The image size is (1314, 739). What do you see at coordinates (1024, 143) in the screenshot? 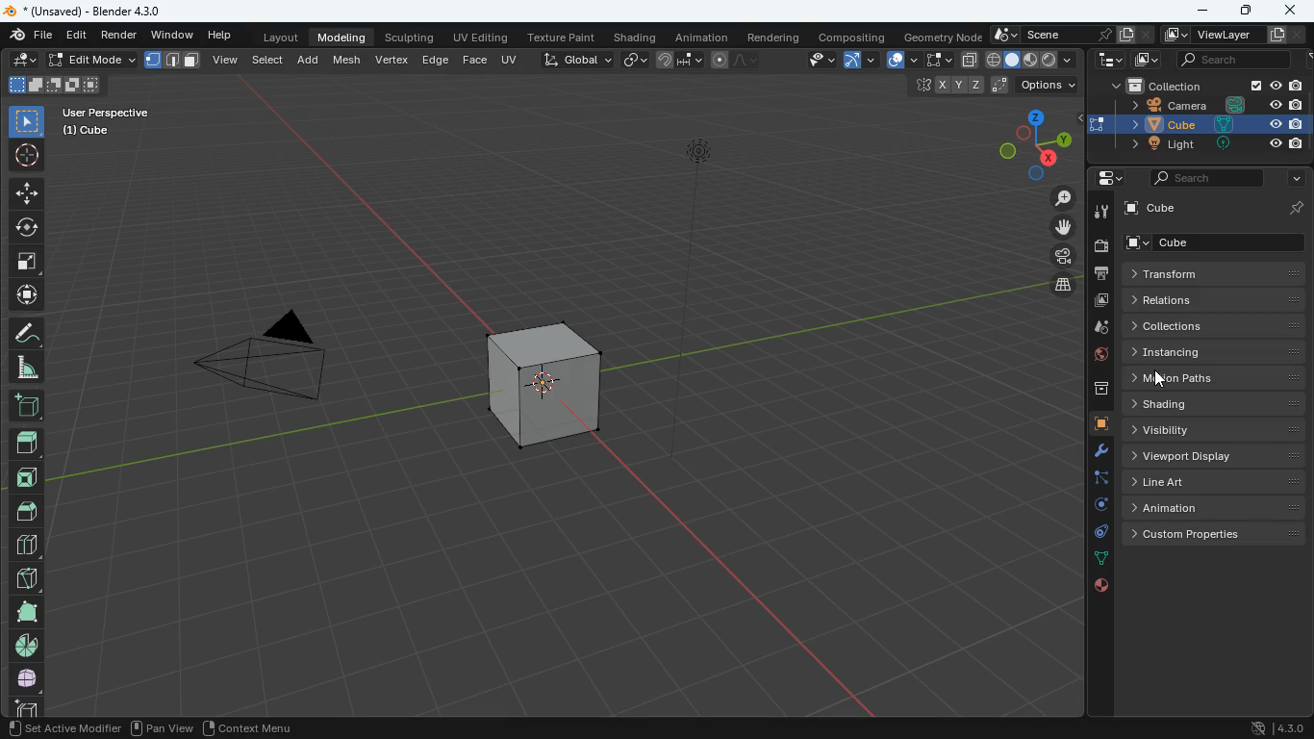
I see `dimension` at bounding box center [1024, 143].